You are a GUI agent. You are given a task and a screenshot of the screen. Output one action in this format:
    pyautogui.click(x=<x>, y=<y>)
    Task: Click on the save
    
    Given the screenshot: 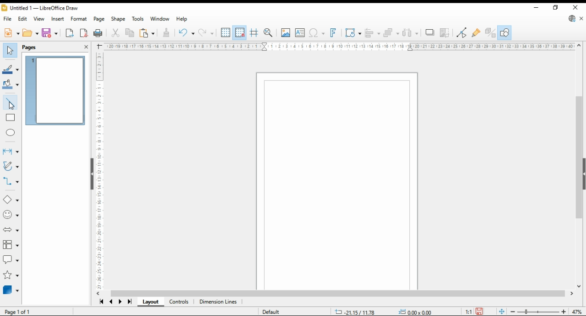 What is the action you would take?
    pyautogui.click(x=50, y=32)
    